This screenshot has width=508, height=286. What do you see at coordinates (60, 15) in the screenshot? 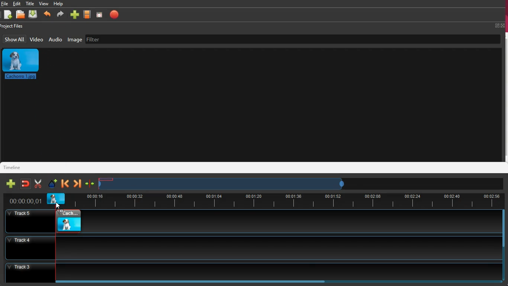
I see `forward` at bounding box center [60, 15].